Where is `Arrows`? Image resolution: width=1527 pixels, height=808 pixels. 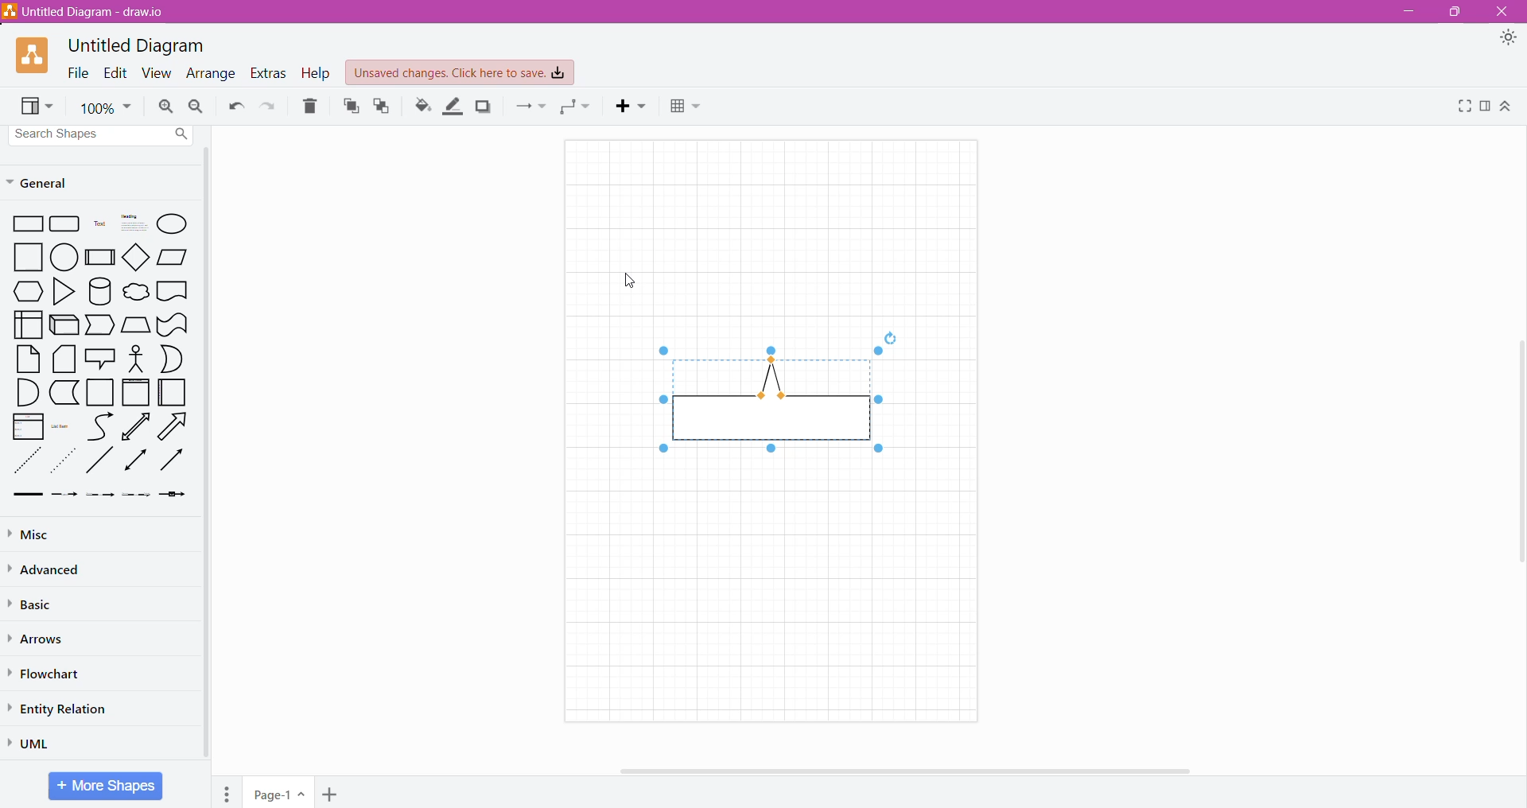
Arrows is located at coordinates (39, 639).